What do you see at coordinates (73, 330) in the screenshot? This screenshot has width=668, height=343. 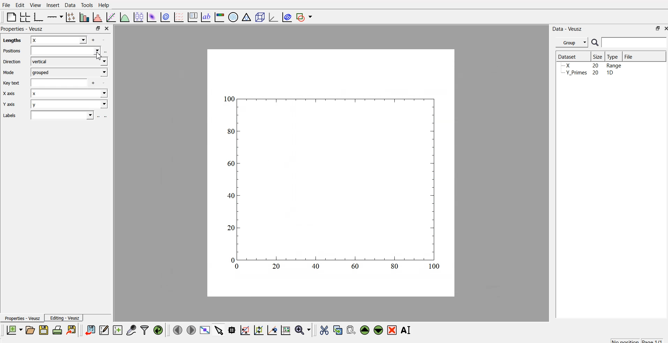 I see `export to graphics format` at bounding box center [73, 330].